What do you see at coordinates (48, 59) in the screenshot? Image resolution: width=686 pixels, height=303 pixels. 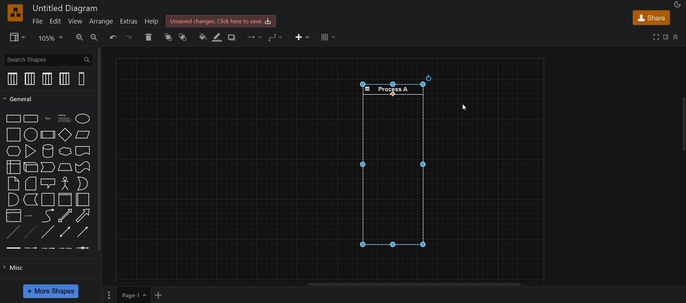 I see `search shapes` at bounding box center [48, 59].